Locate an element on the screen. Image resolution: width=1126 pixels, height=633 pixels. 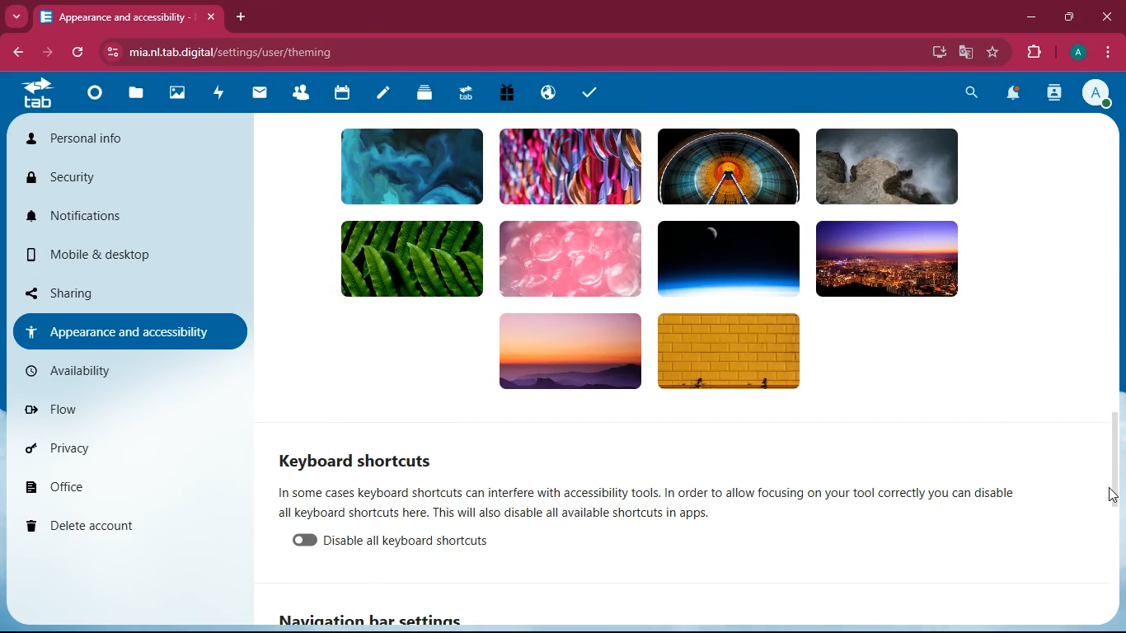
tab is located at coordinates (127, 13).